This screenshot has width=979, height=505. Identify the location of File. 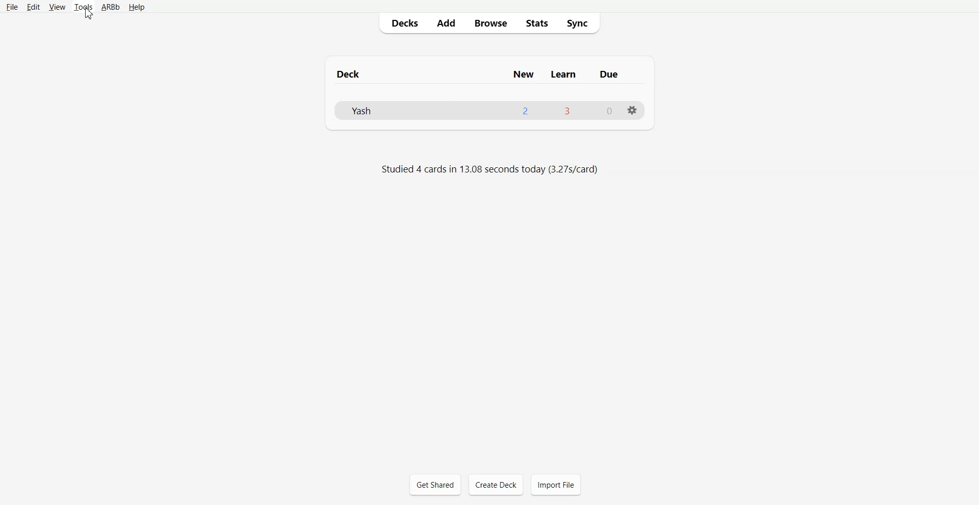
(12, 7).